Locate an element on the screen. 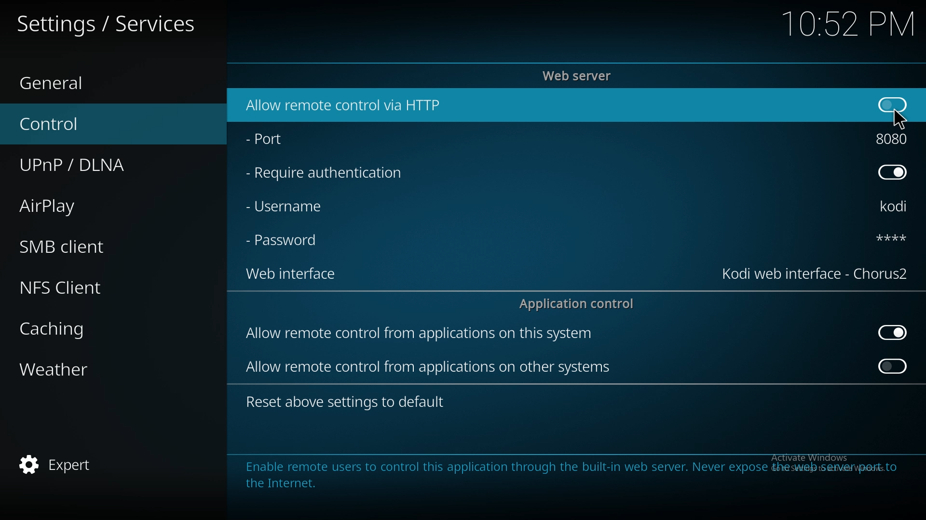 The height and width of the screenshot is (520, 926). web server is located at coordinates (580, 76).